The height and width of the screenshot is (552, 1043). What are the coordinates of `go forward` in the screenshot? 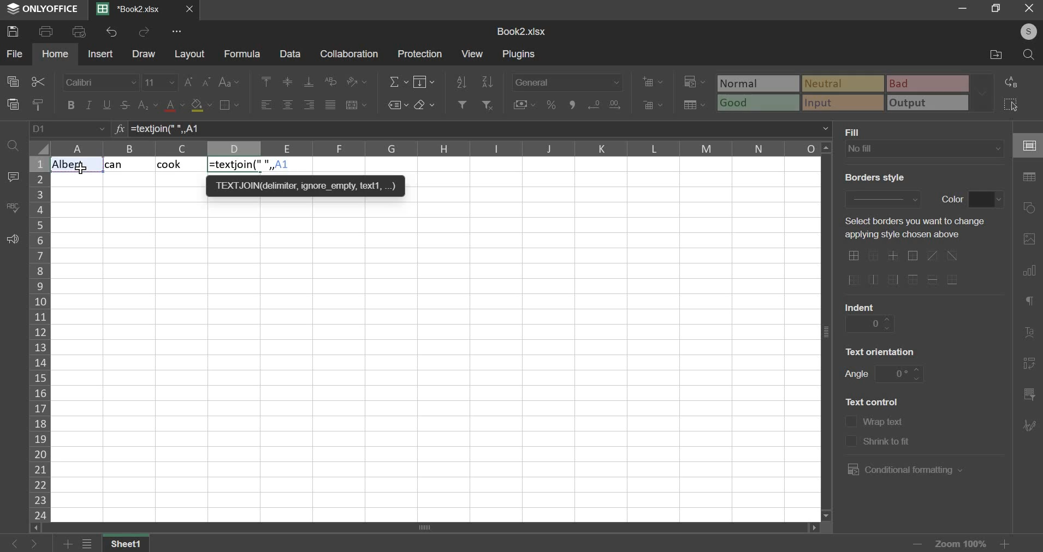 It's located at (42, 544).